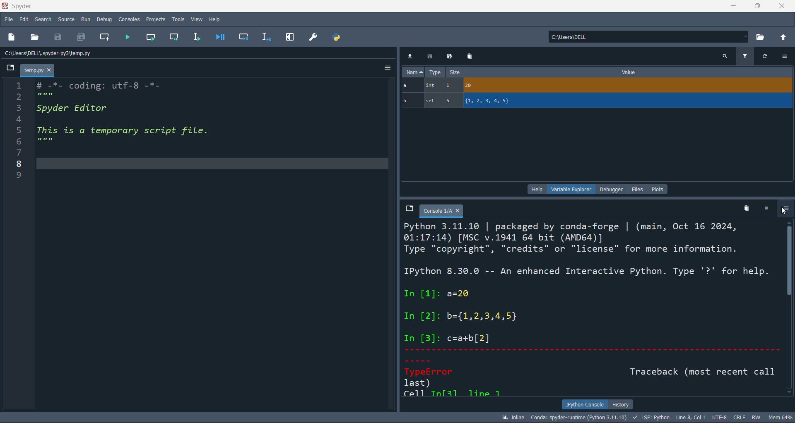 Image resolution: width=795 pixels, height=423 pixels. What do you see at coordinates (692, 417) in the screenshot?
I see `LINE 8, COL 1` at bounding box center [692, 417].